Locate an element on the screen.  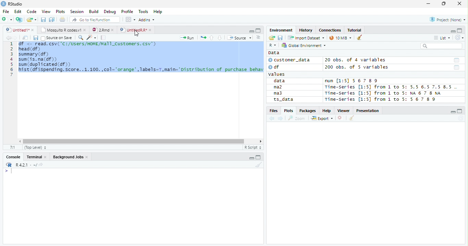
2.Rmd is located at coordinates (103, 30).